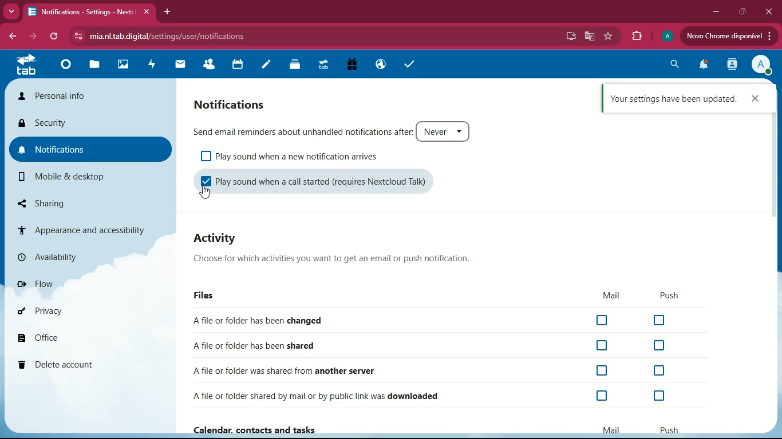 Image resolution: width=782 pixels, height=439 pixels. Describe the element at coordinates (49, 257) in the screenshot. I see `availability` at that location.